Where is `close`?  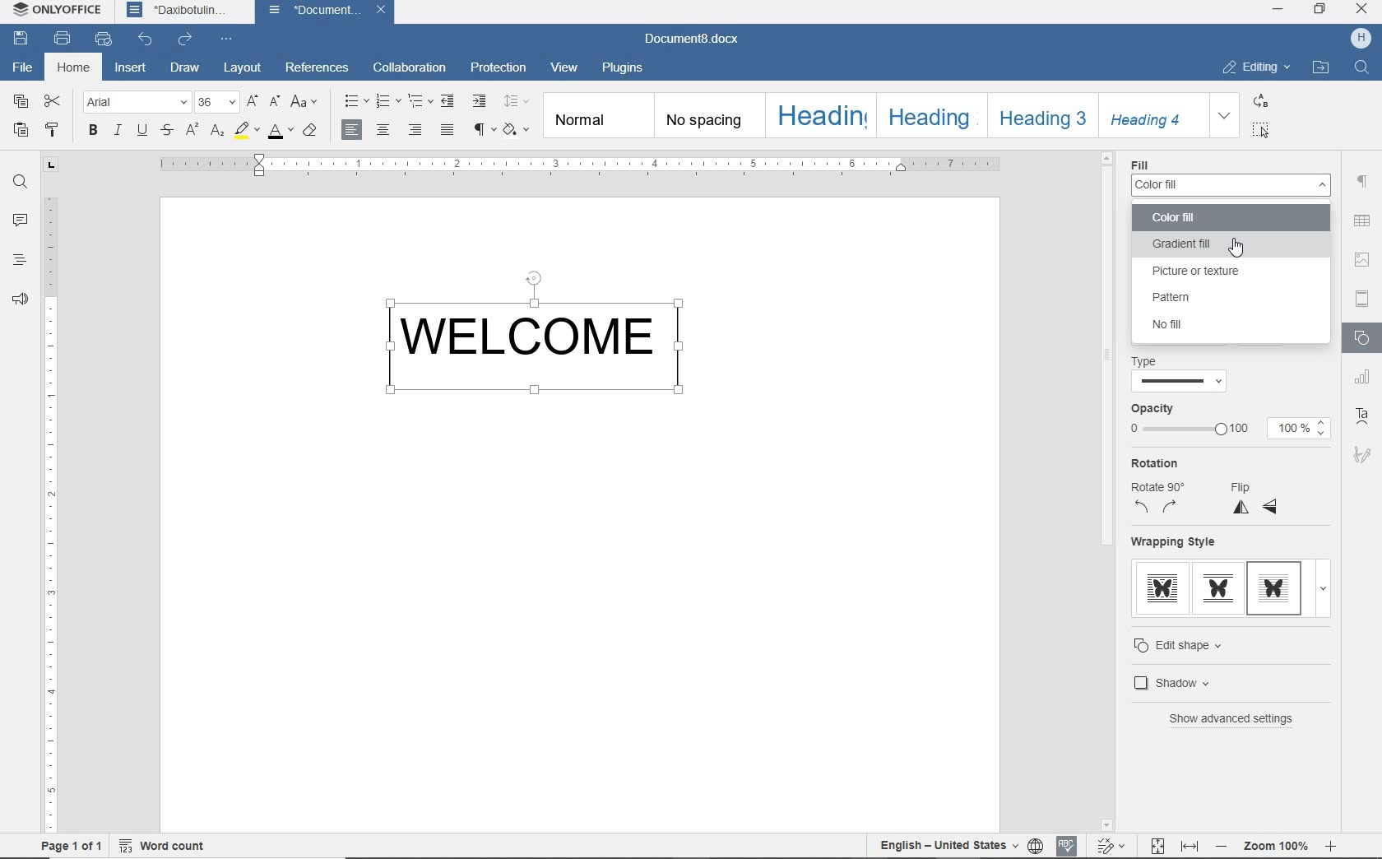
close is located at coordinates (384, 10).